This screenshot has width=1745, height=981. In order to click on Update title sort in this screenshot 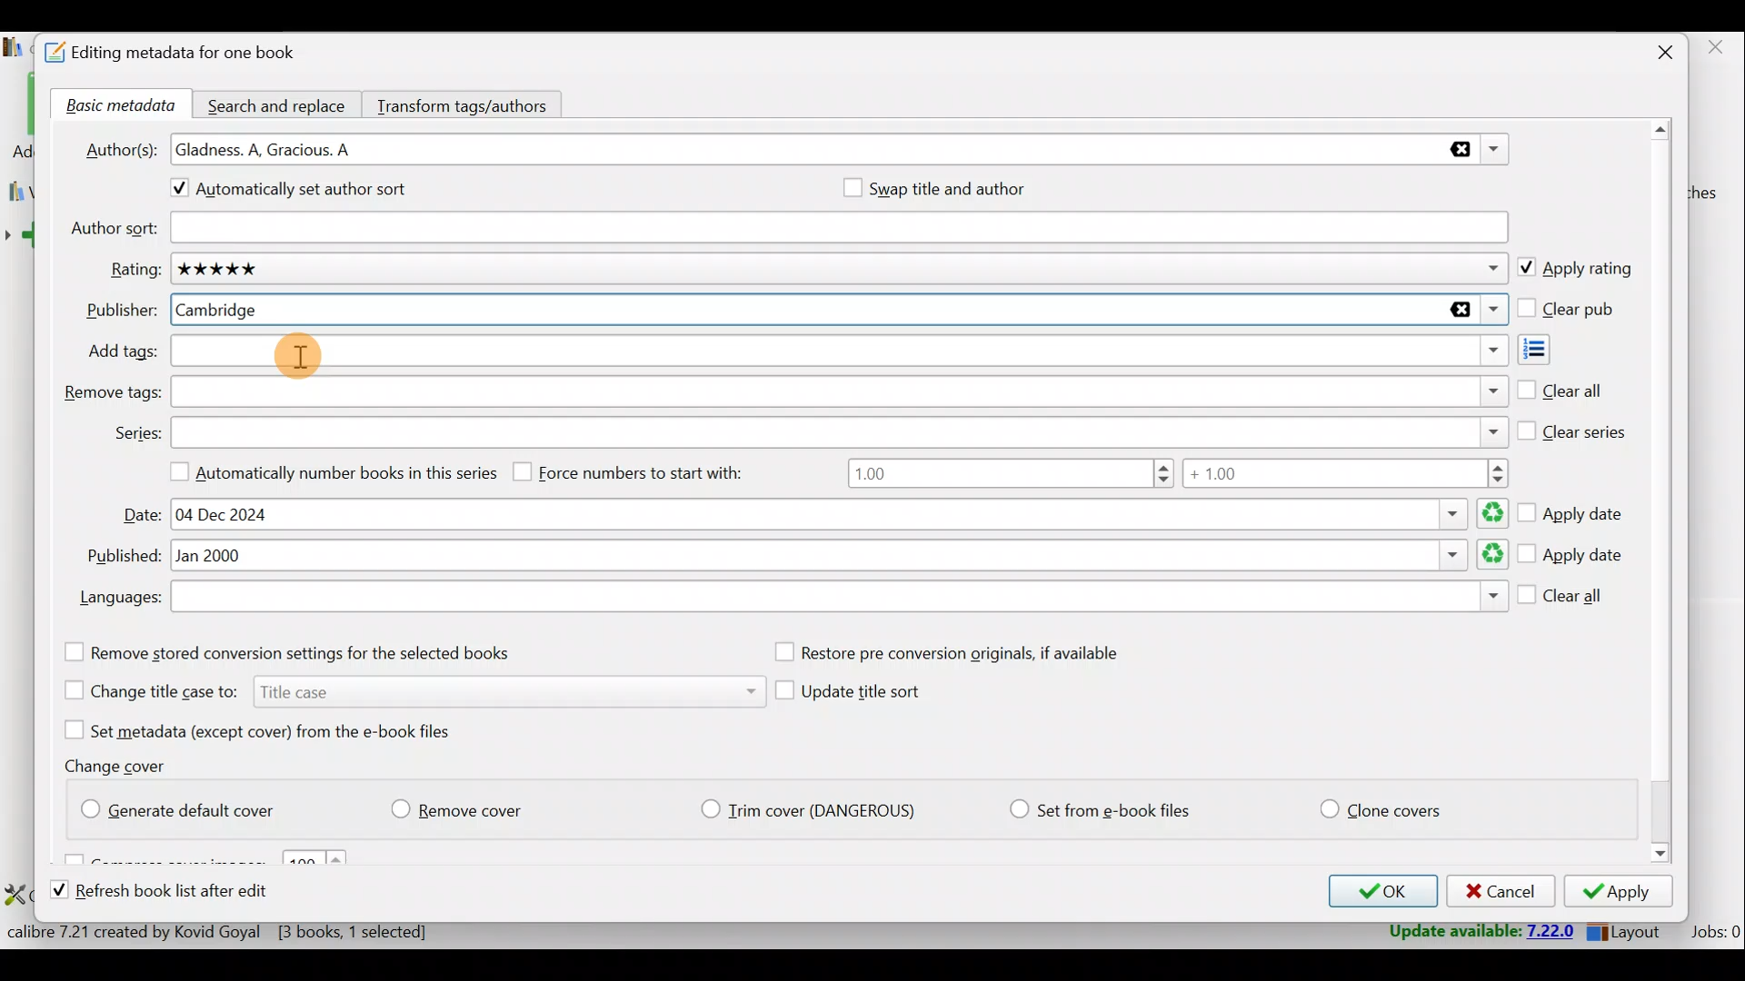, I will do `click(865, 695)`.